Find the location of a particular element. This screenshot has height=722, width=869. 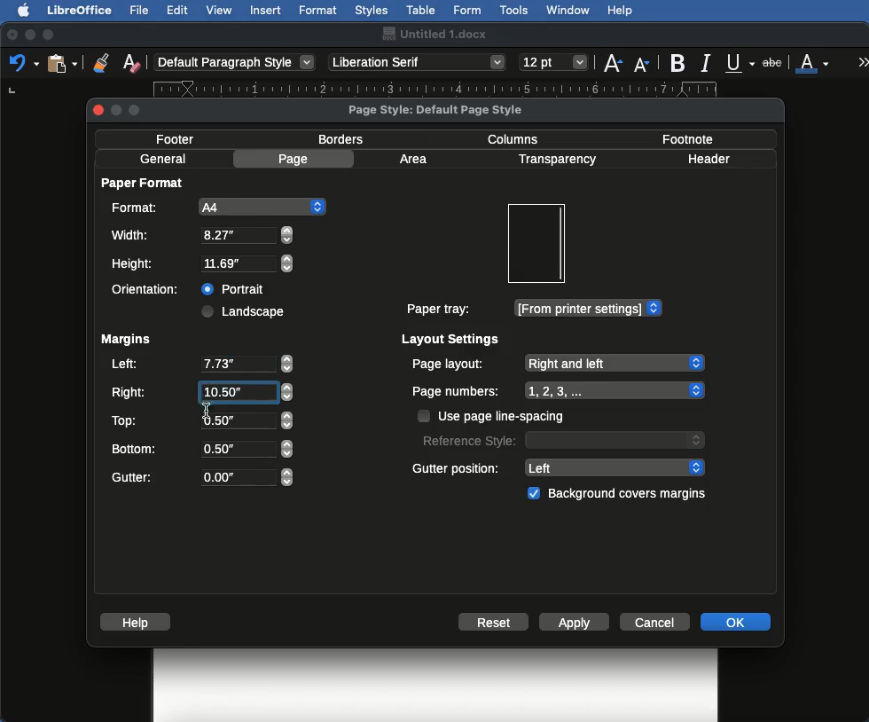

Underline is located at coordinates (741, 64).